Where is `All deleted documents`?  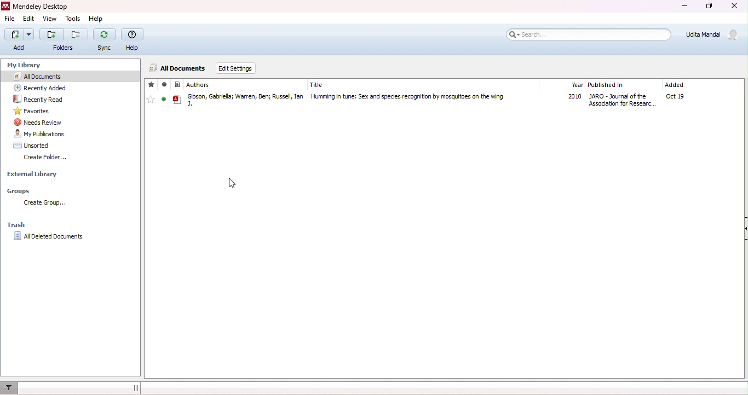
All deleted documents is located at coordinates (50, 236).